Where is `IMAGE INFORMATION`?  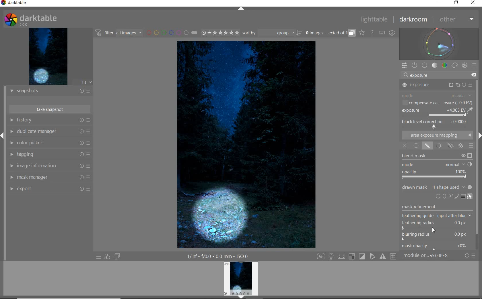
IMAGE INFORMATION is located at coordinates (49, 166).